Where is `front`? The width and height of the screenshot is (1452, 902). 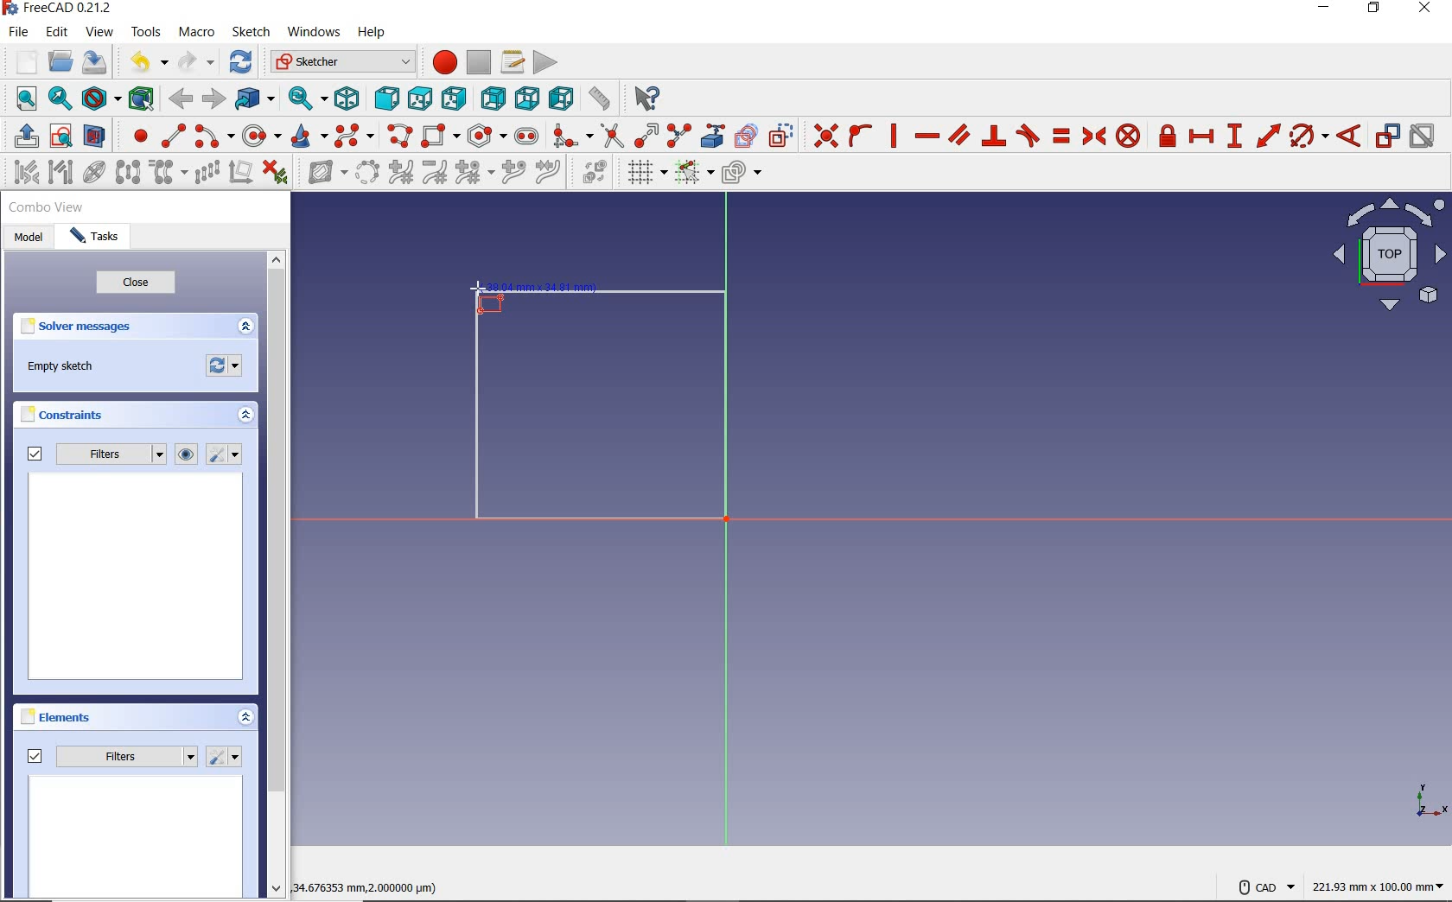 front is located at coordinates (385, 99).